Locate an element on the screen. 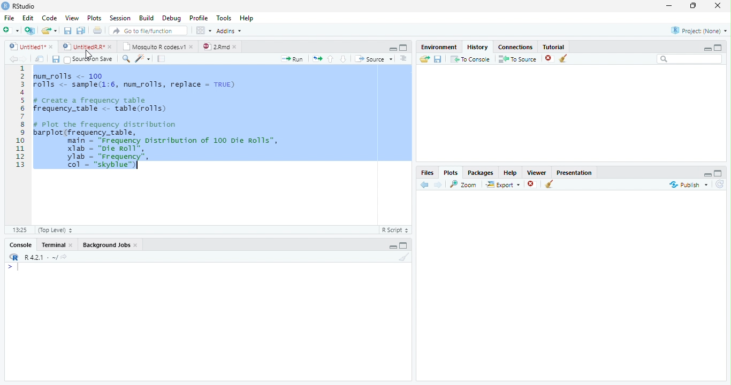 The height and width of the screenshot is (385, 731). Plots is located at coordinates (451, 172).